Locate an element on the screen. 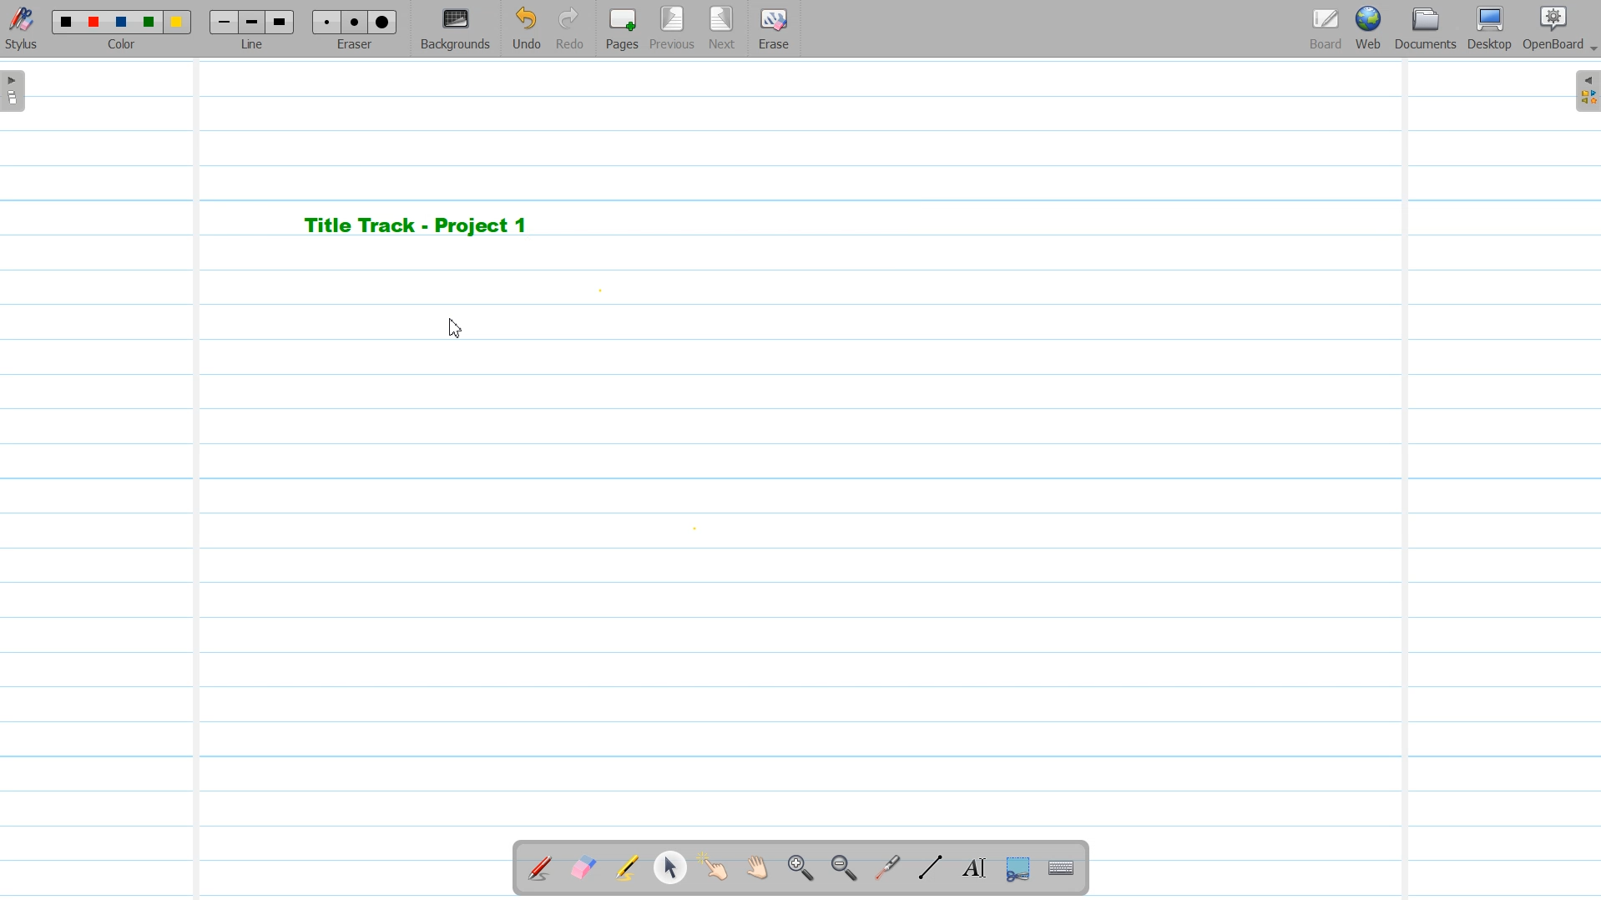 The image size is (1601, 900). Highlight is located at coordinates (627, 870).